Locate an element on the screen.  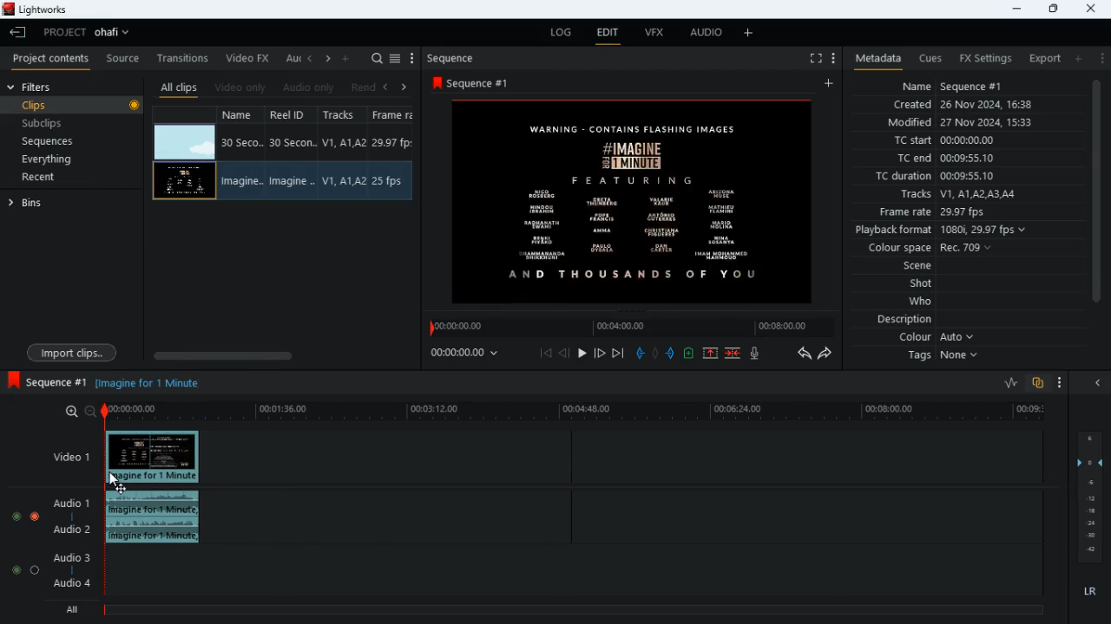
log is located at coordinates (564, 33).